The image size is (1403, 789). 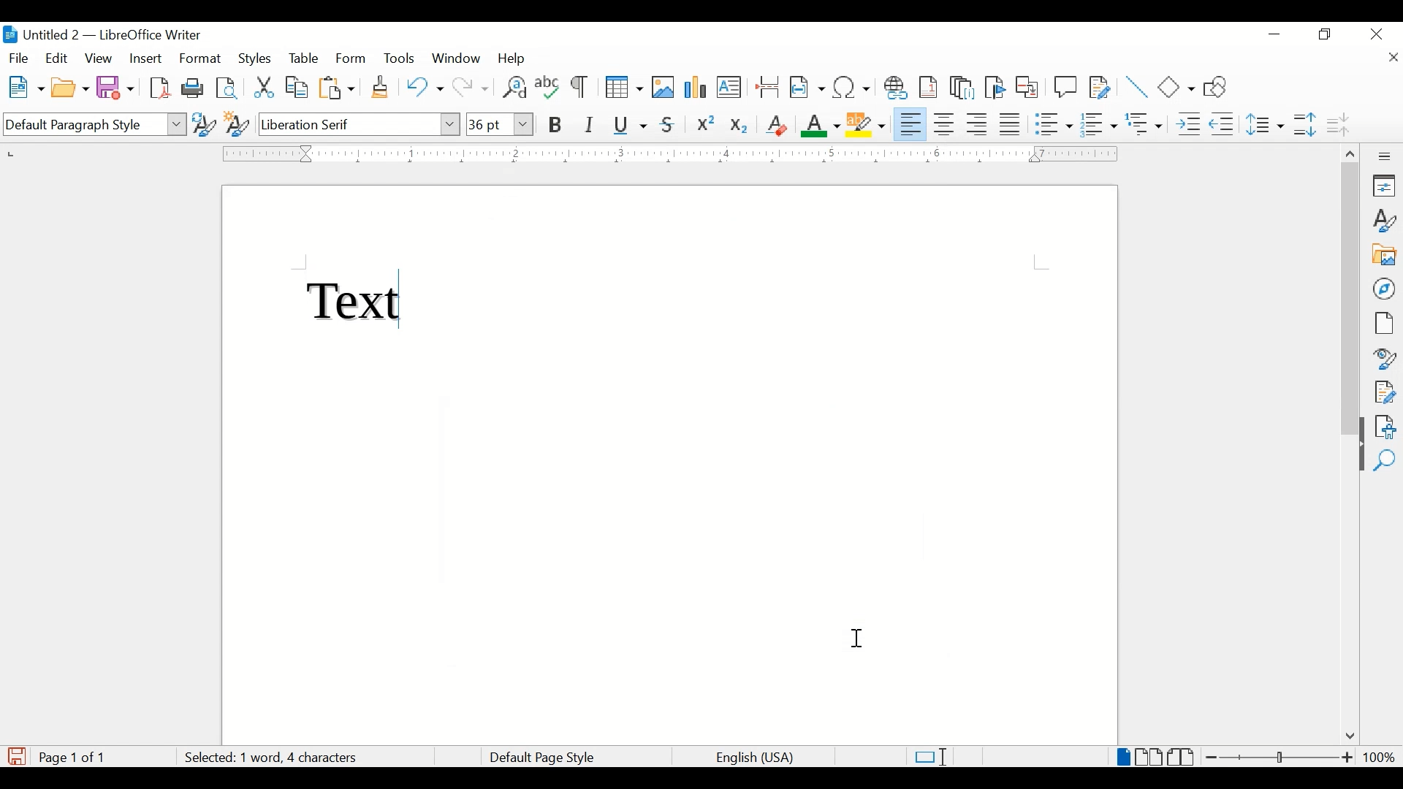 I want to click on scroll down arrow, so click(x=1347, y=737).